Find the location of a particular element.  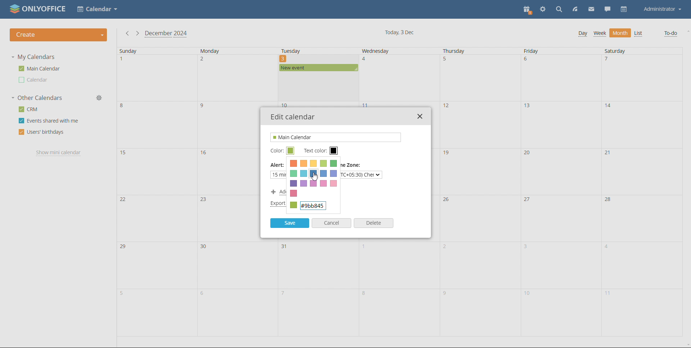

date is located at coordinates (157, 78).